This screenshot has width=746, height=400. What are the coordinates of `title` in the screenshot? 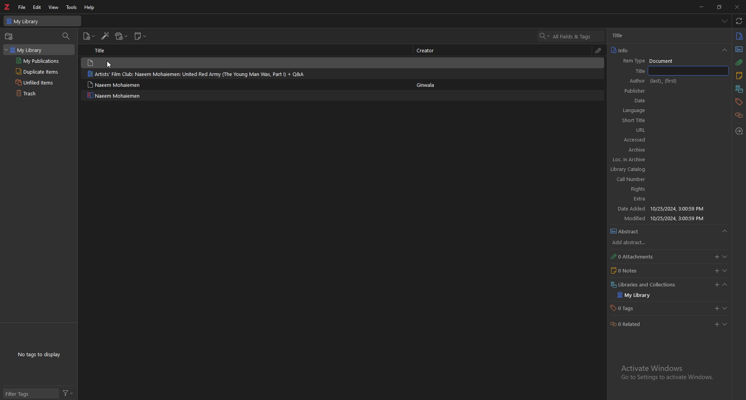 It's located at (102, 50).